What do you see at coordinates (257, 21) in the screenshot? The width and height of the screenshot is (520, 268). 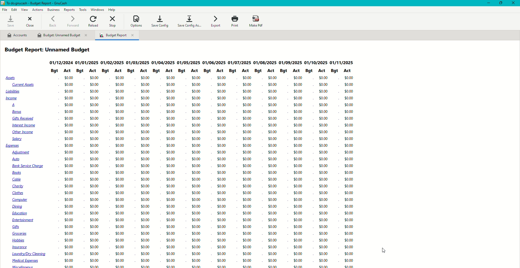 I see `Make PDF` at bounding box center [257, 21].